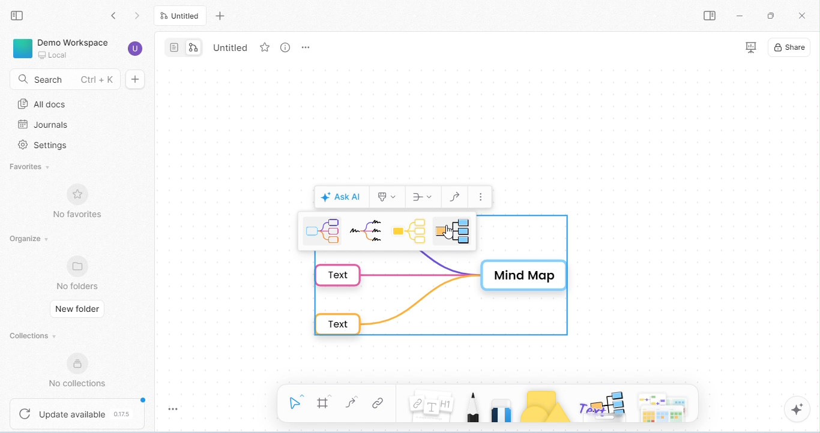 The image size is (820, 433). What do you see at coordinates (78, 371) in the screenshot?
I see `no collections` at bounding box center [78, 371].